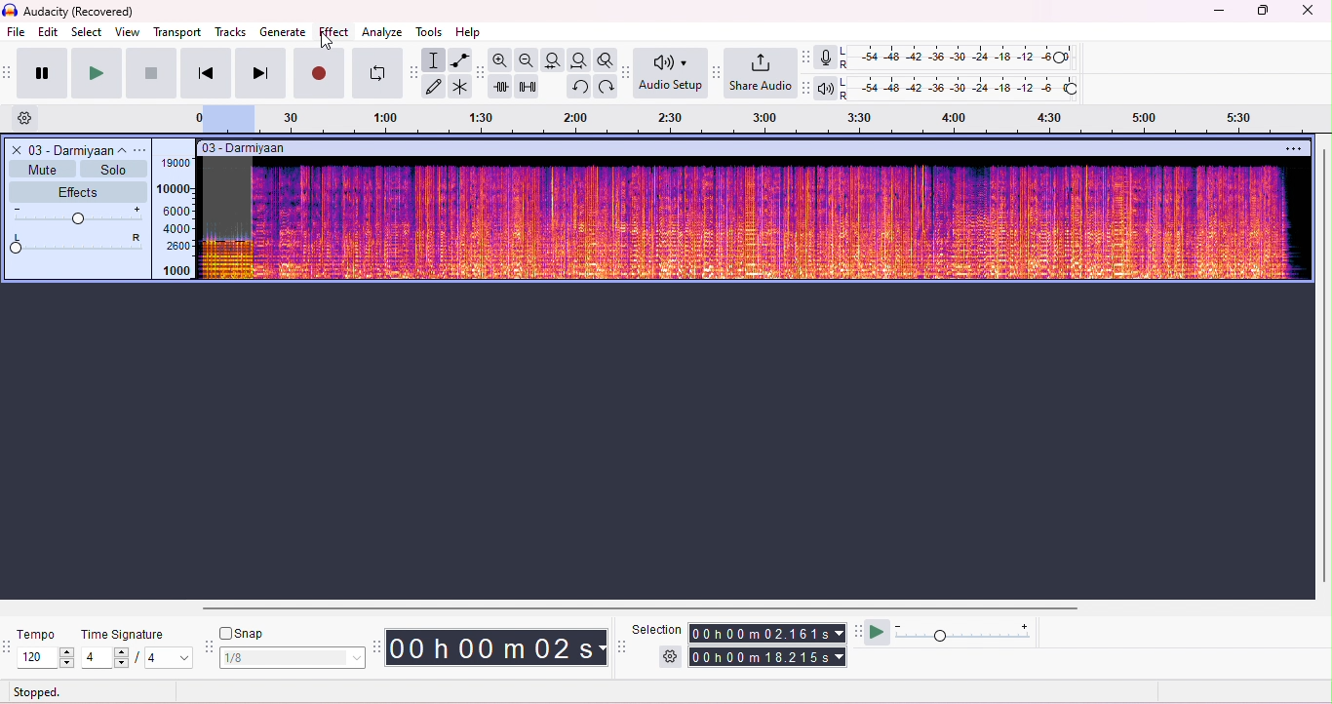 This screenshot has height=704, width=1332. Describe the element at coordinates (9, 75) in the screenshot. I see `transport toolbar` at that location.